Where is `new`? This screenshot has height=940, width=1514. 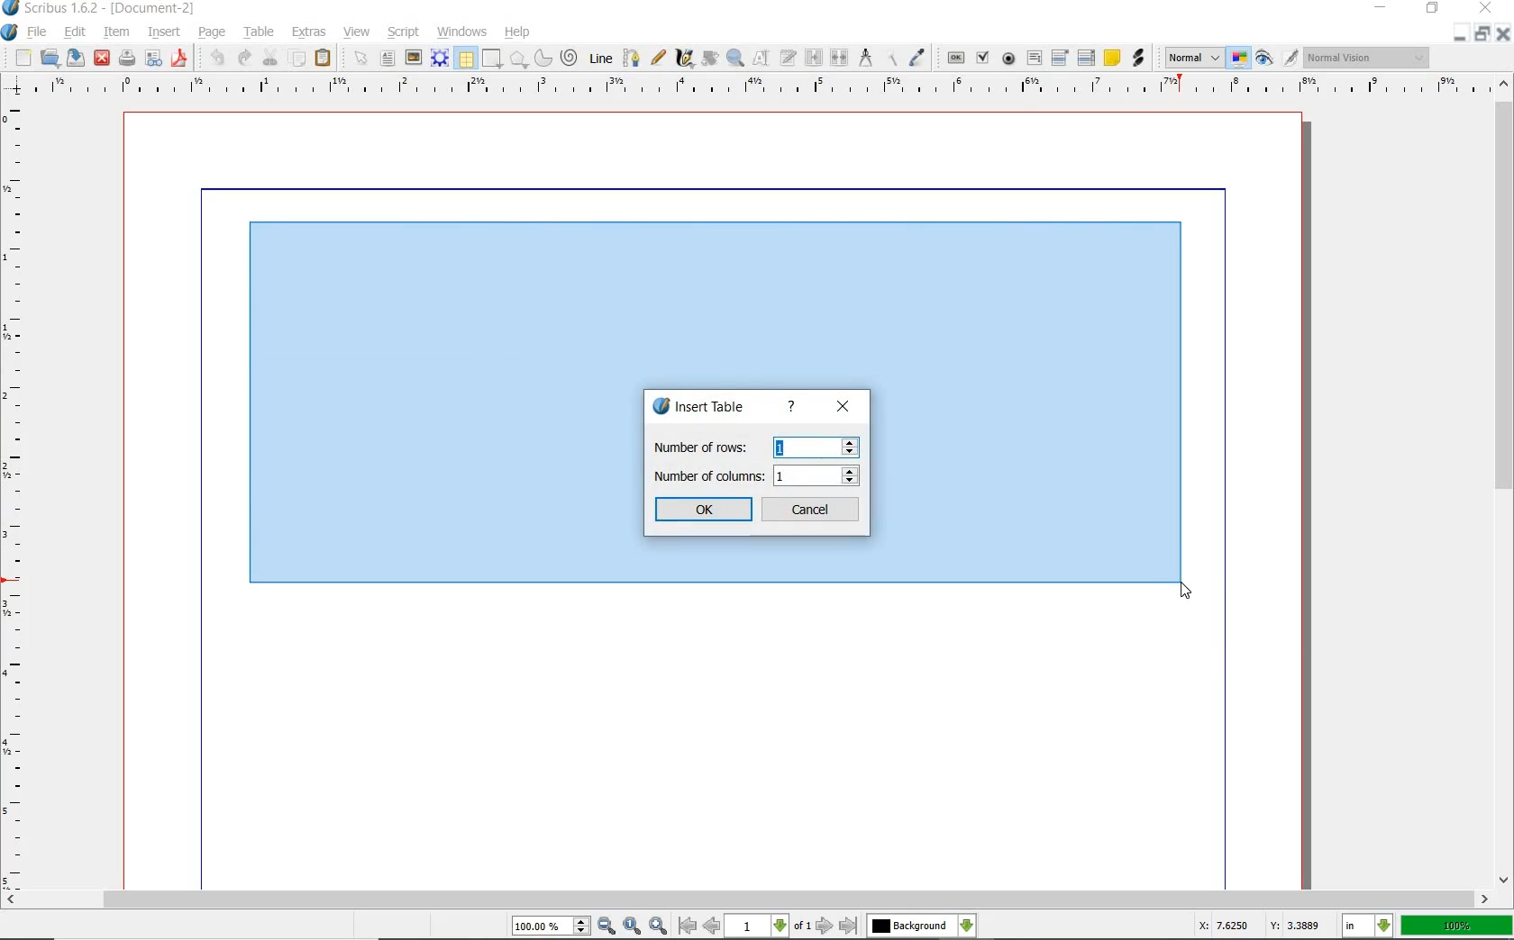
new is located at coordinates (24, 57).